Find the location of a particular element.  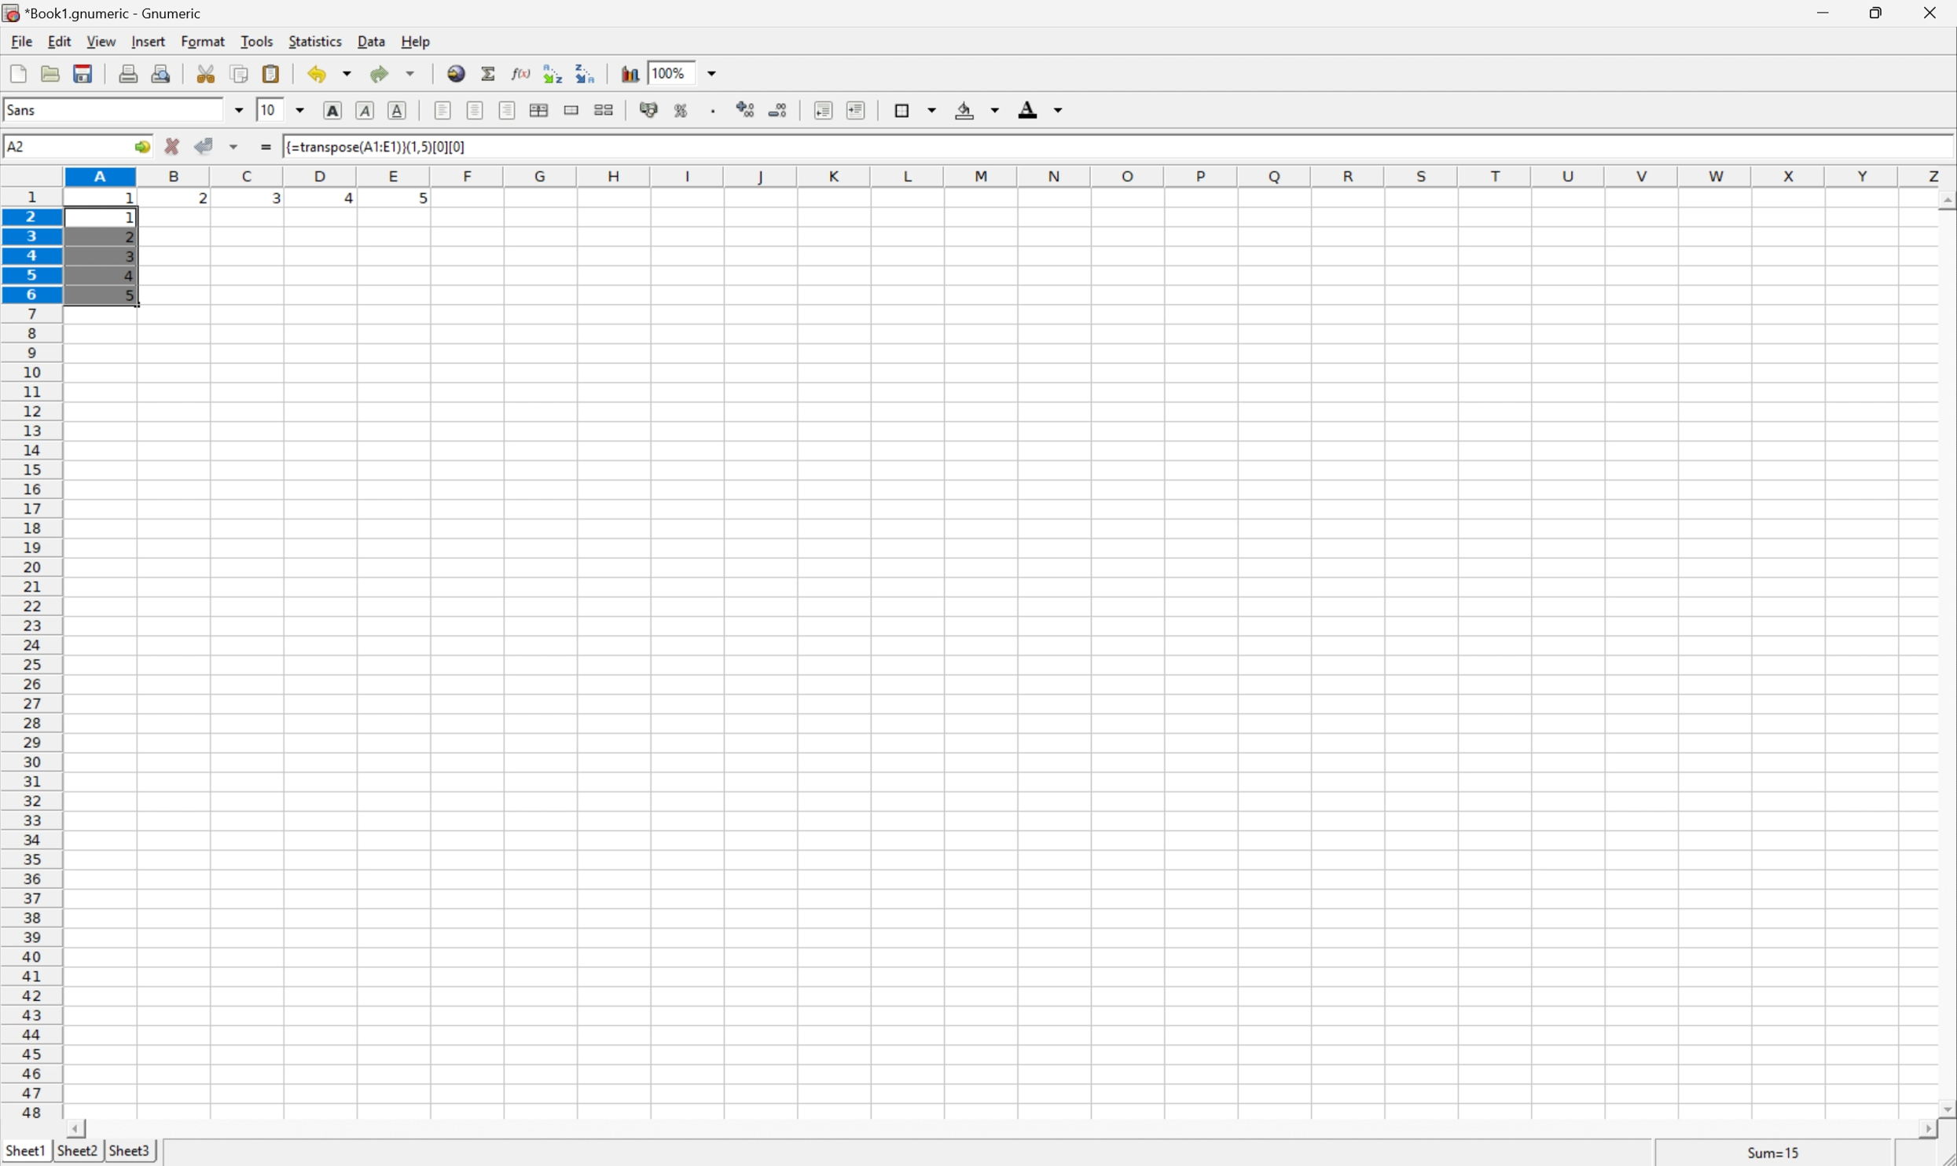

copy is located at coordinates (241, 71).